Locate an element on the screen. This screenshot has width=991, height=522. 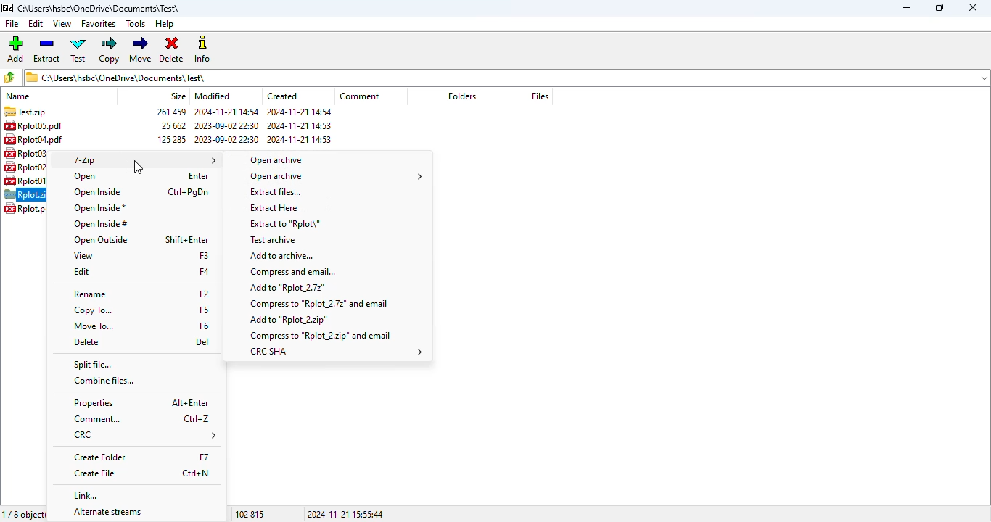
created is located at coordinates (282, 96).